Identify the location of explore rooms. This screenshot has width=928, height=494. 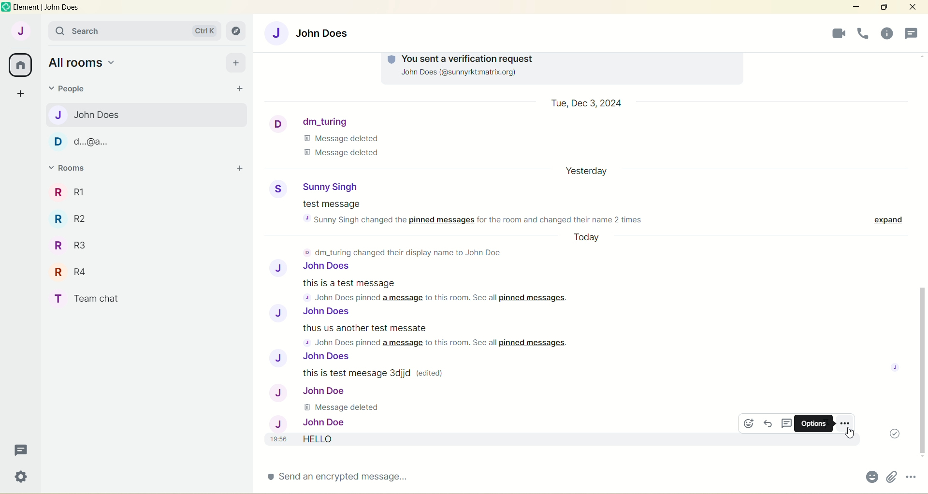
(237, 30).